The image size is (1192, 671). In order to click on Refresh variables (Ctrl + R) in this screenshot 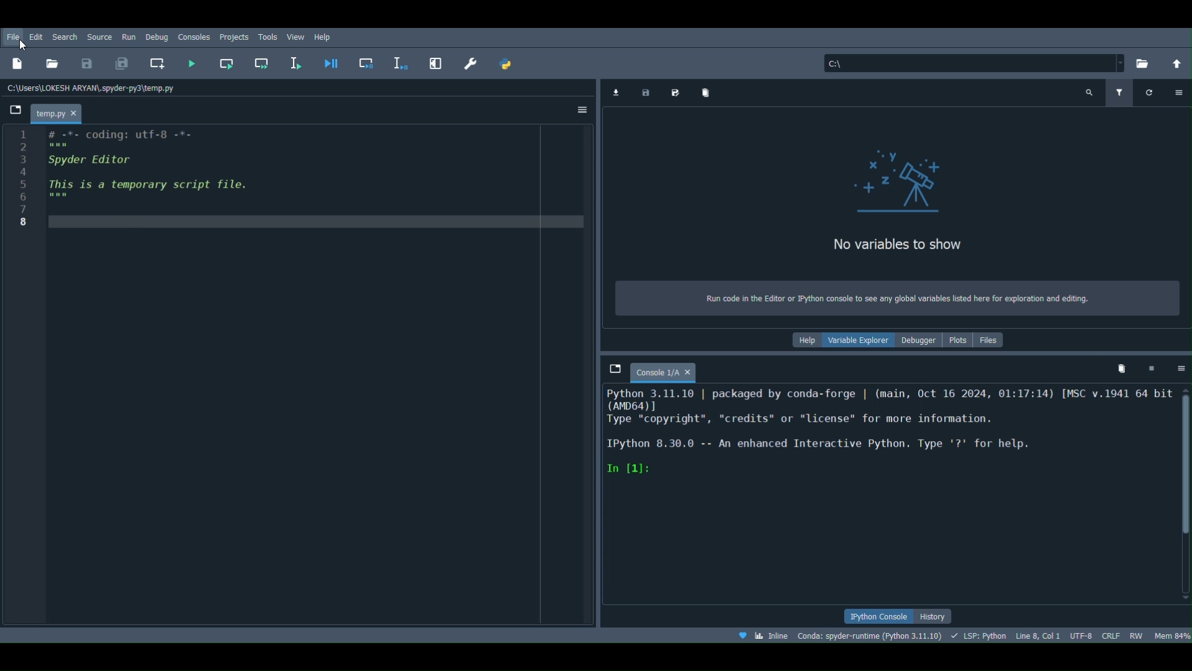, I will do `click(1147, 92)`.